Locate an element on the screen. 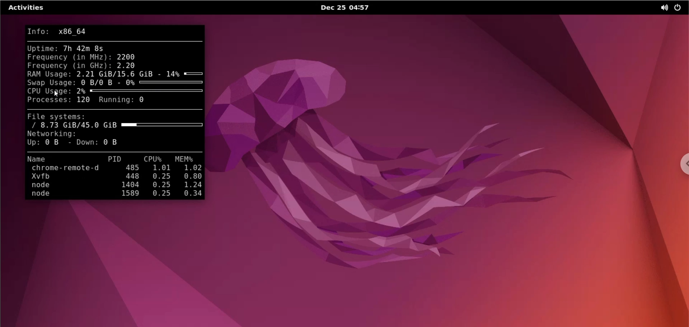 This screenshot has width=689, height=327. Name is located at coordinates (44, 159).